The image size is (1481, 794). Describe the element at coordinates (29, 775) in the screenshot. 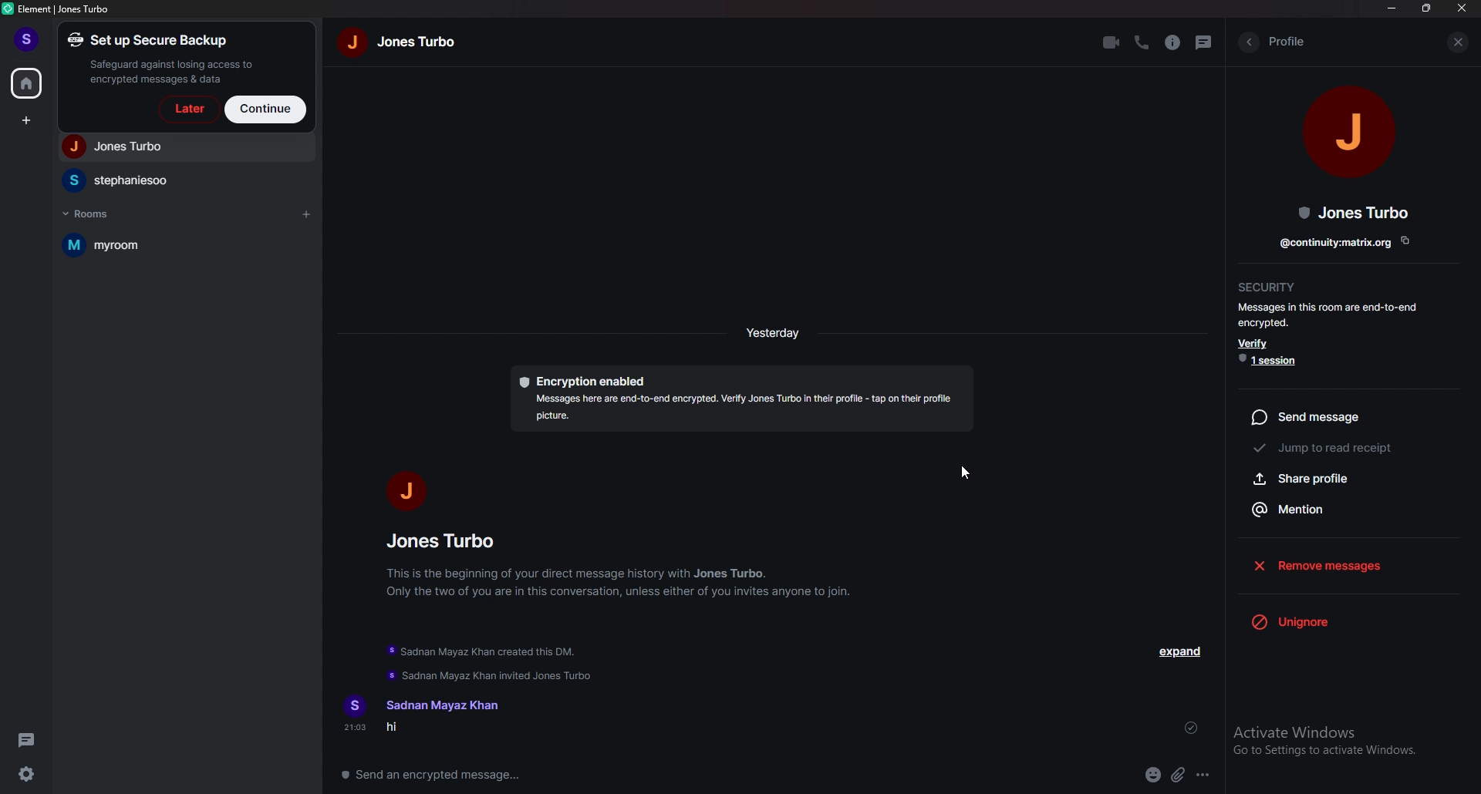

I see `settings` at that location.